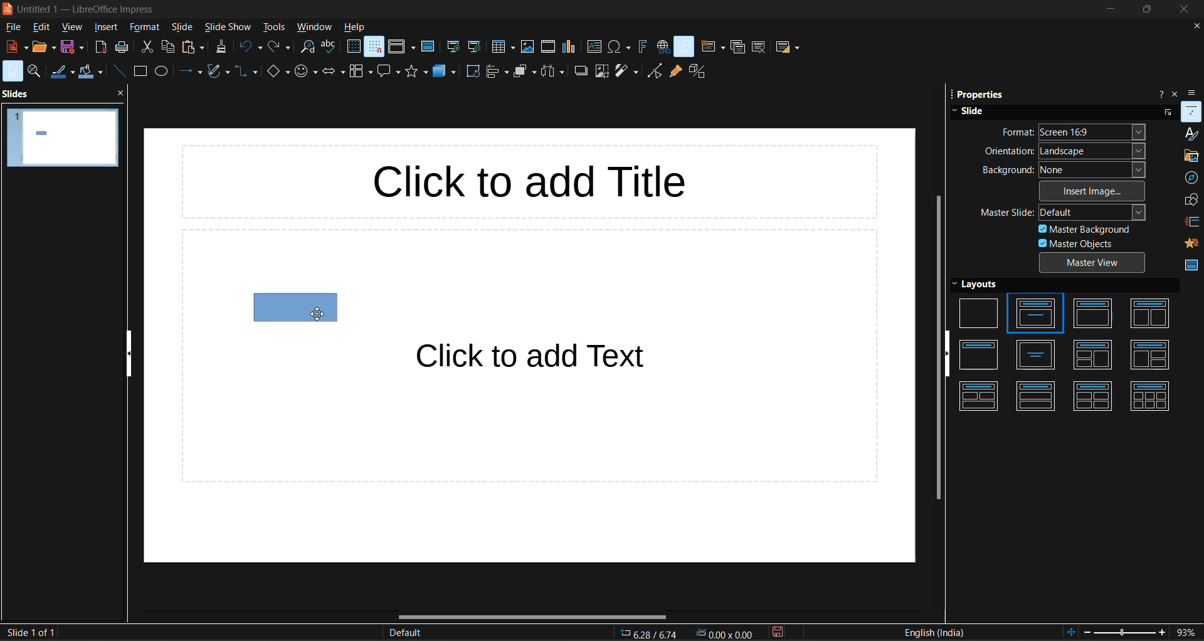  I want to click on cursor, so click(319, 316).